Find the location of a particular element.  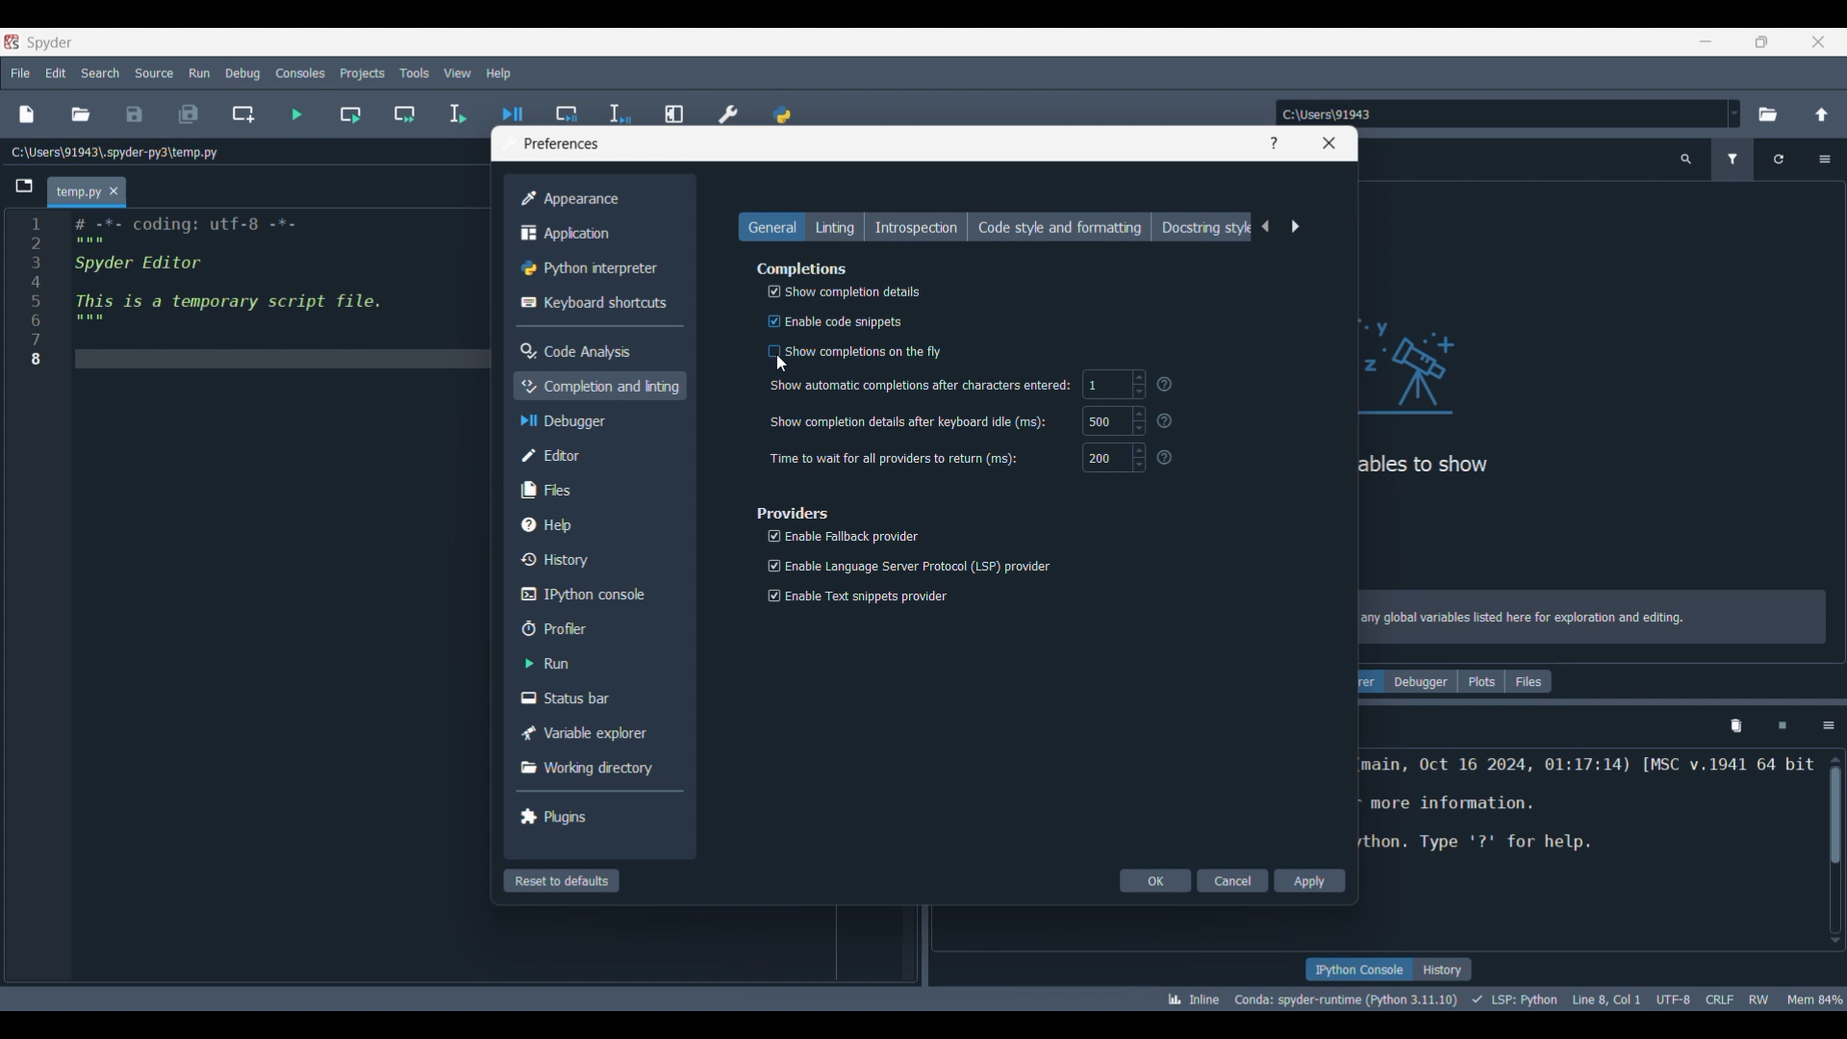

File location is located at coordinates (114, 152).